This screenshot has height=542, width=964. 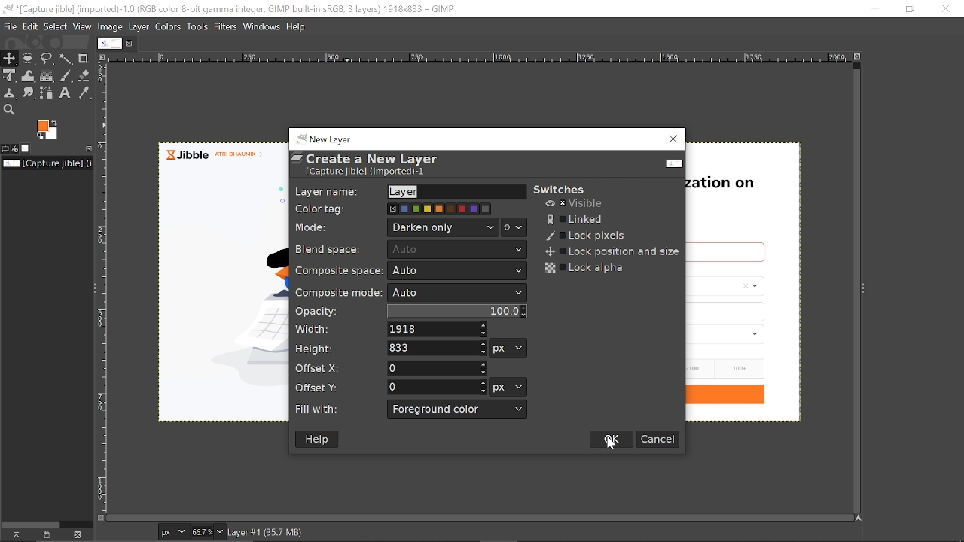 I want to click on Clone tool, so click(x=11, y=94).